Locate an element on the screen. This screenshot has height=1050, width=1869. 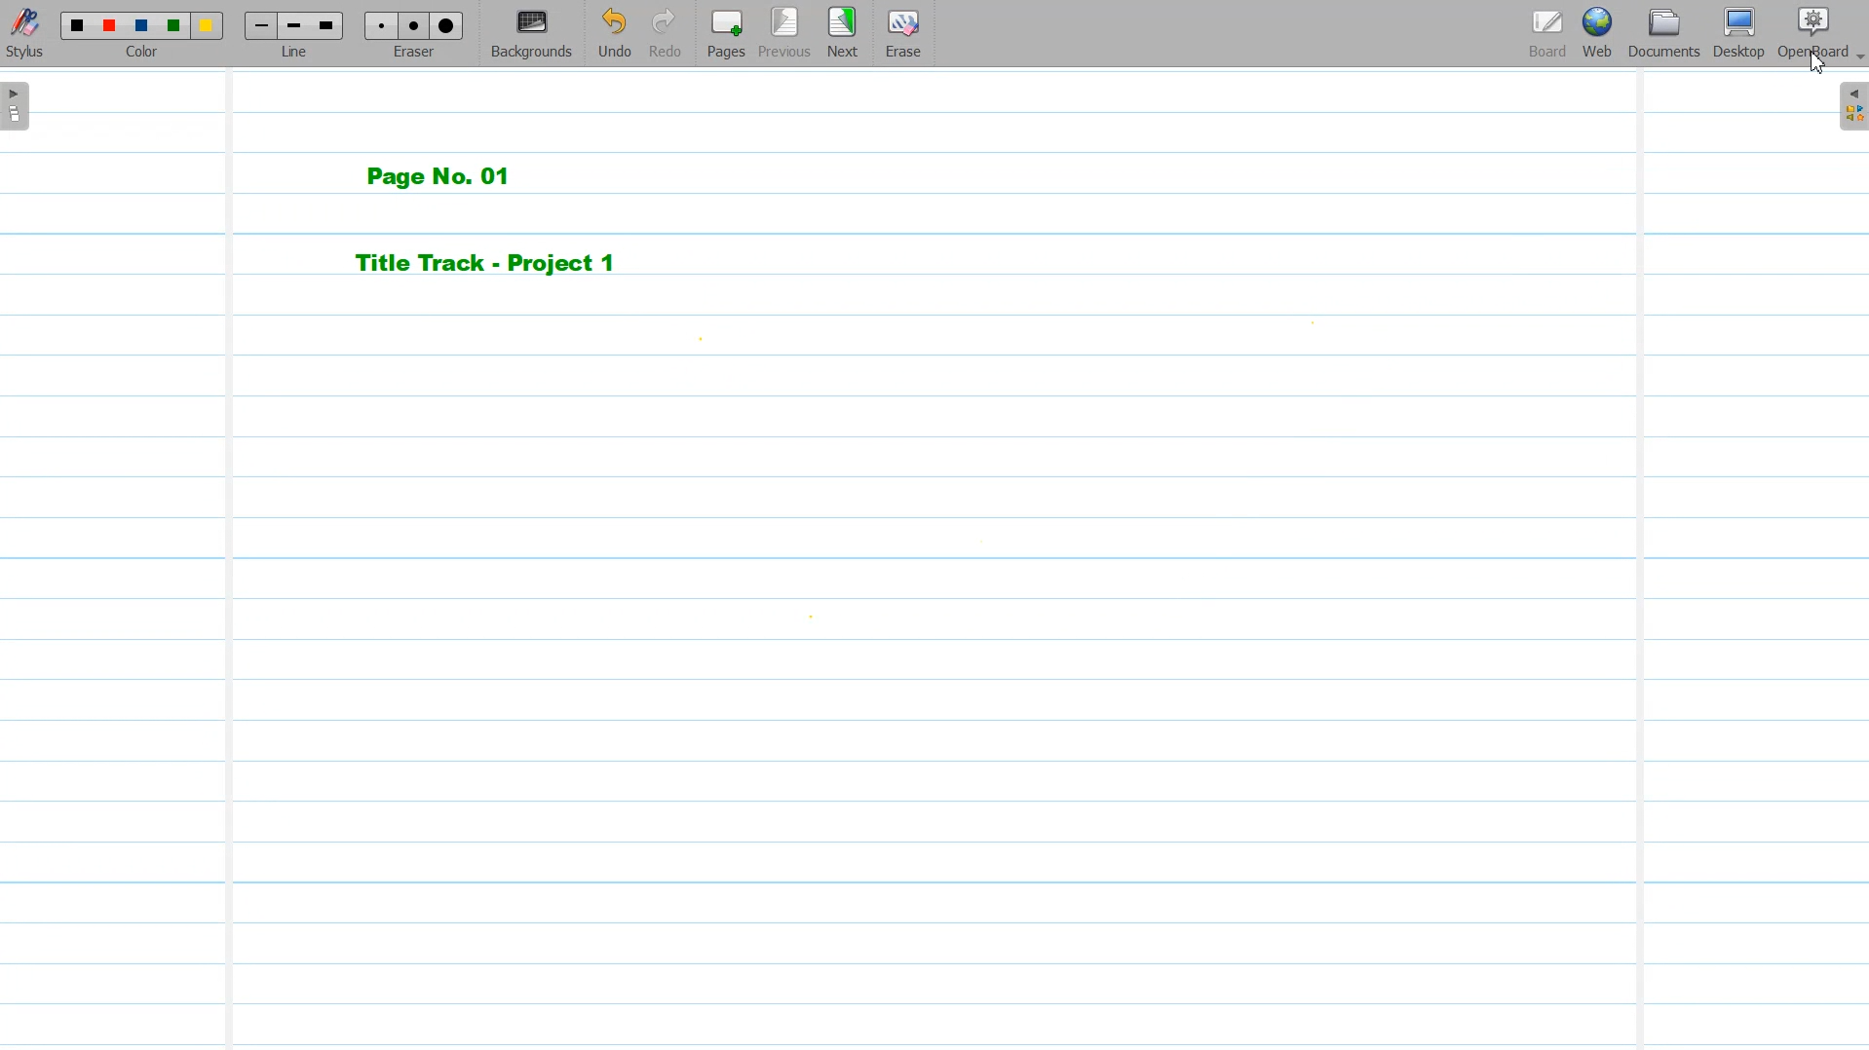
Dropdown box is located at coordinates (1857, 60).